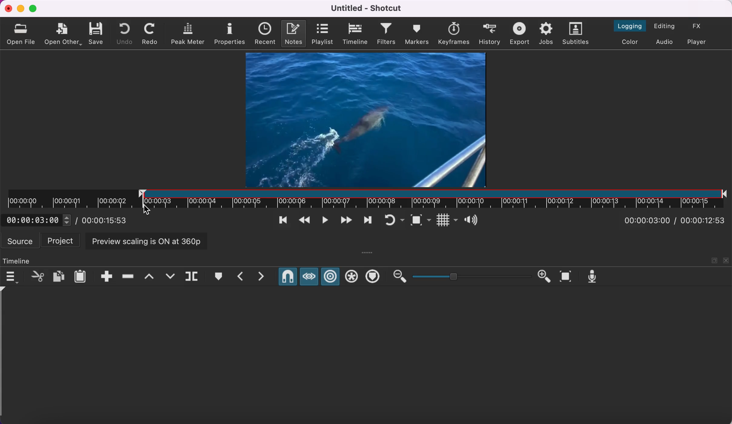 The width and height of the screenshot is (732, 424). What do you see at coordinates (705, 221) in the screenshot?
I see `total duration` at bounding box center [705, 221].